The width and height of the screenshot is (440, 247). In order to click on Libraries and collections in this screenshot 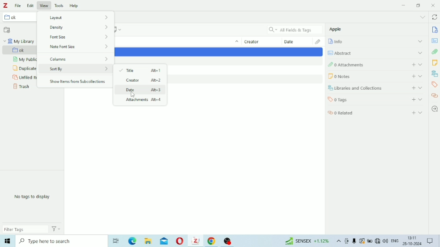, I will do `click(359, 89)`.